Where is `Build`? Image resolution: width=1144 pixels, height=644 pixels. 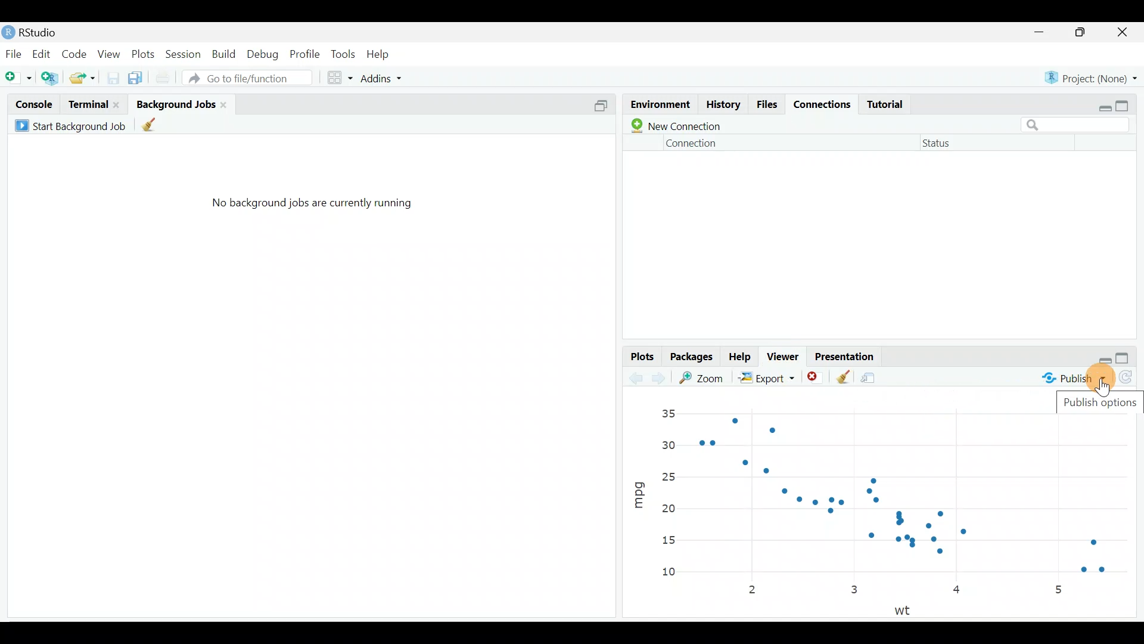 Build is located at coordinates (225, 54).